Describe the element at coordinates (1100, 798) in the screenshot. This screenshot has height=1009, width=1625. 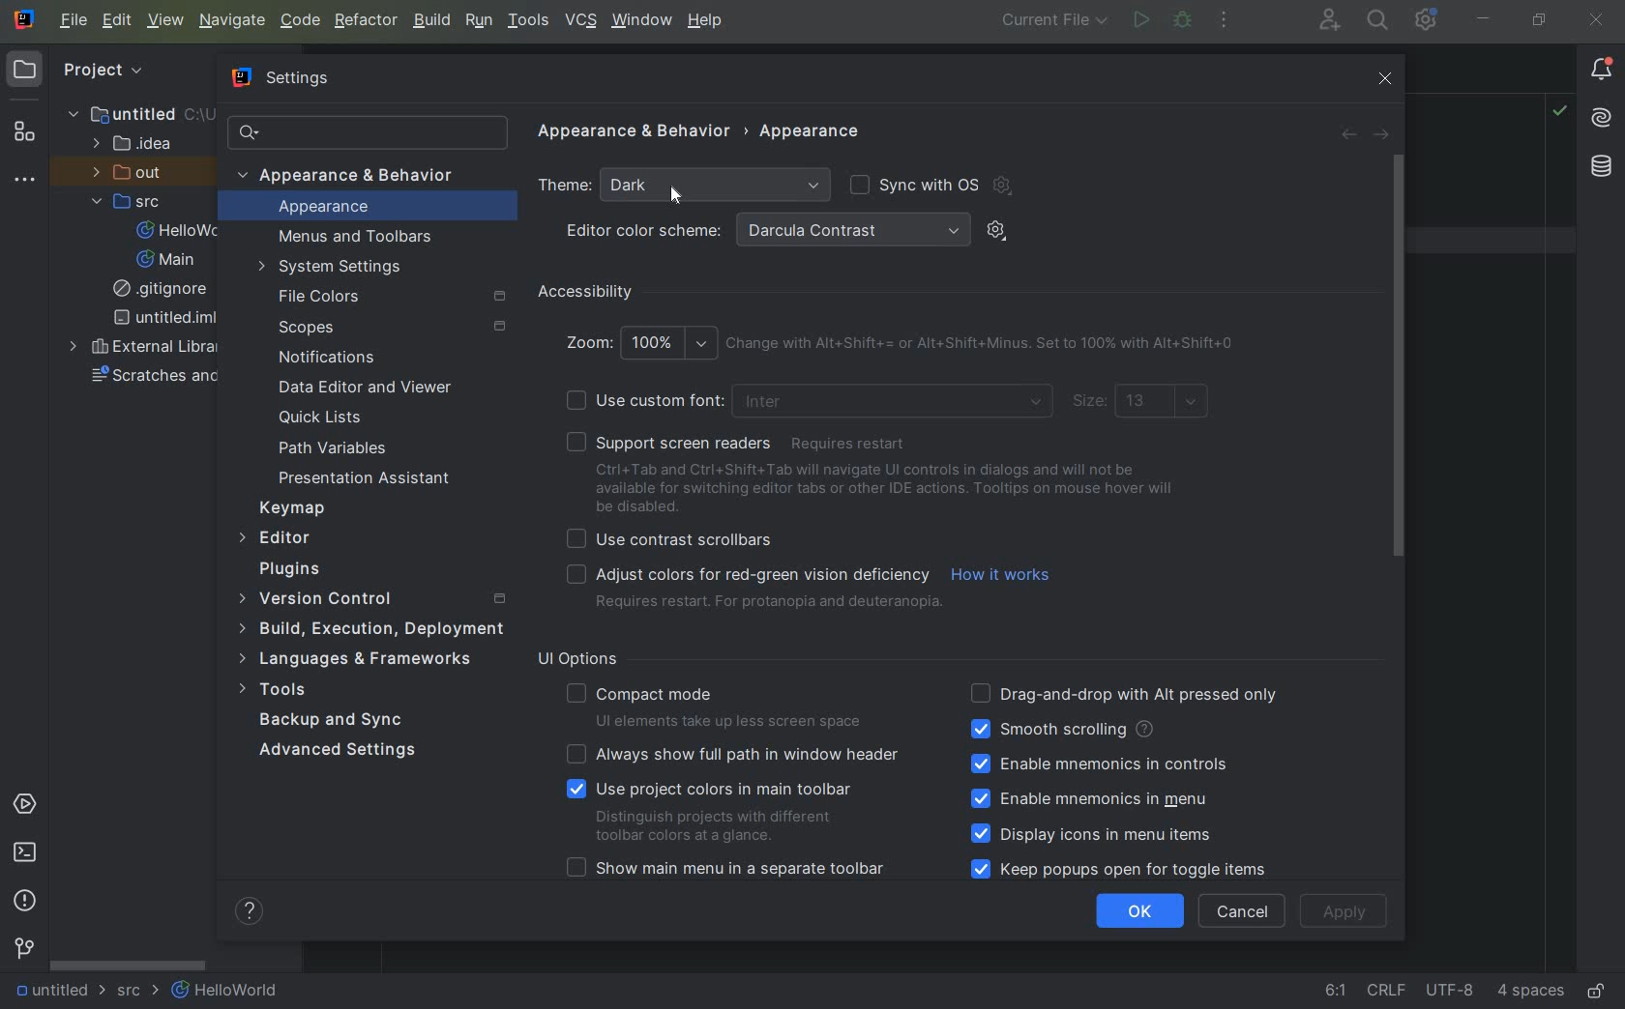
I see `enable mnemonics in menu(checked)` at that location.